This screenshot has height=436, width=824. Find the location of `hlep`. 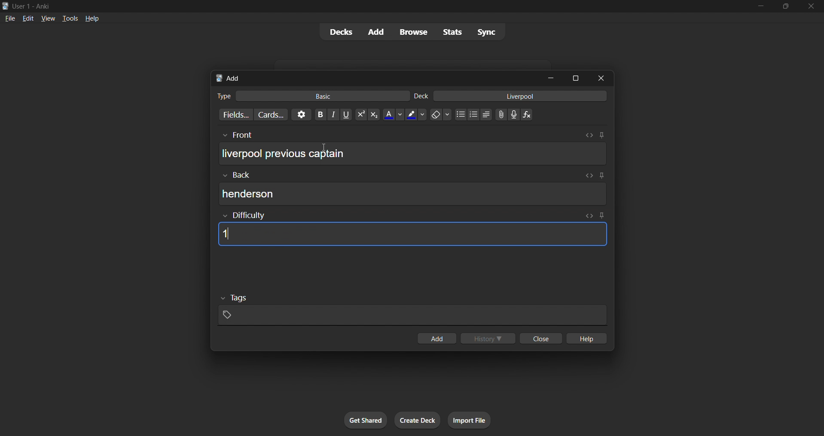

hlep is located at coordinates (588, 339).